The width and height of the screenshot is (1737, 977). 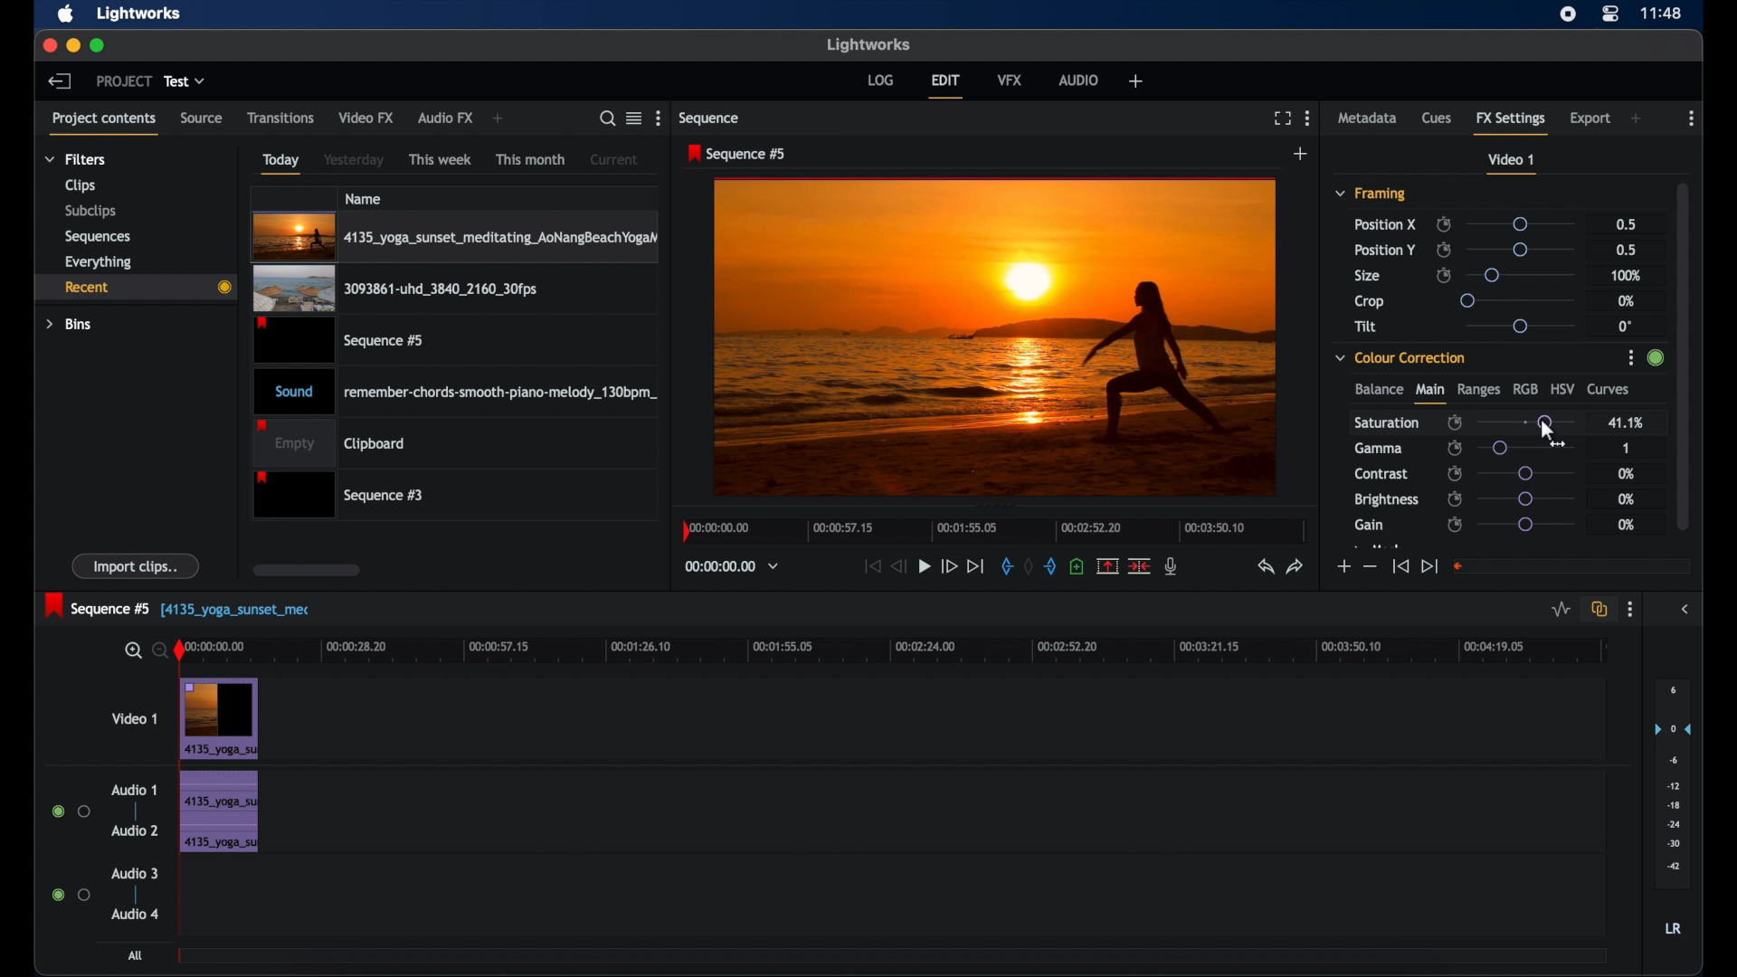 I want to click on bins, so click(x=70, y=323).